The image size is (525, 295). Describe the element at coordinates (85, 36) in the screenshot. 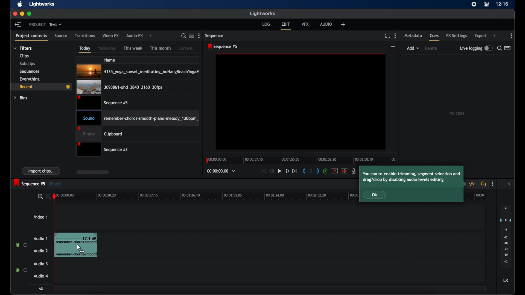

I see `transitions` at that location.